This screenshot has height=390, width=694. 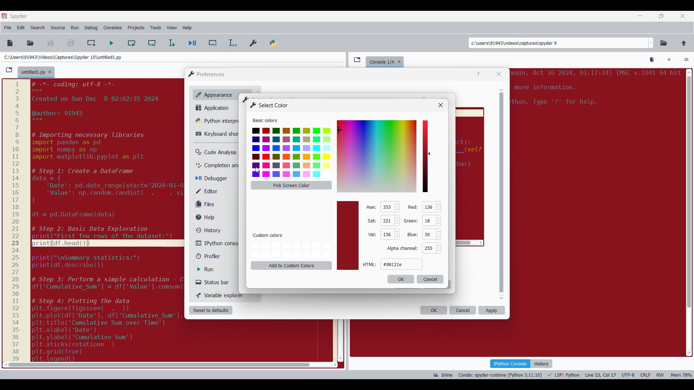 I want to click on Python interpreter, so click(x=216, y=121).